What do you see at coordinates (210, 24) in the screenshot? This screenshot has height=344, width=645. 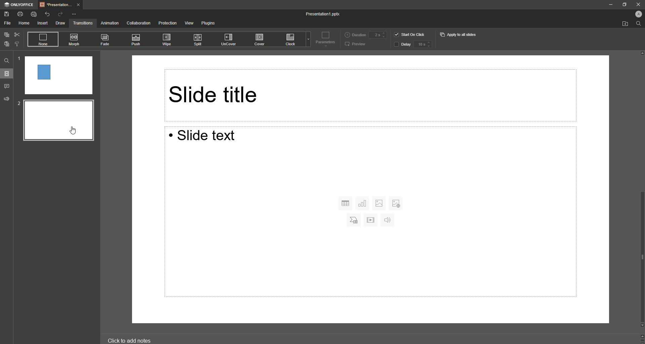 I see `Plugins` at bounding box center [210, 24].